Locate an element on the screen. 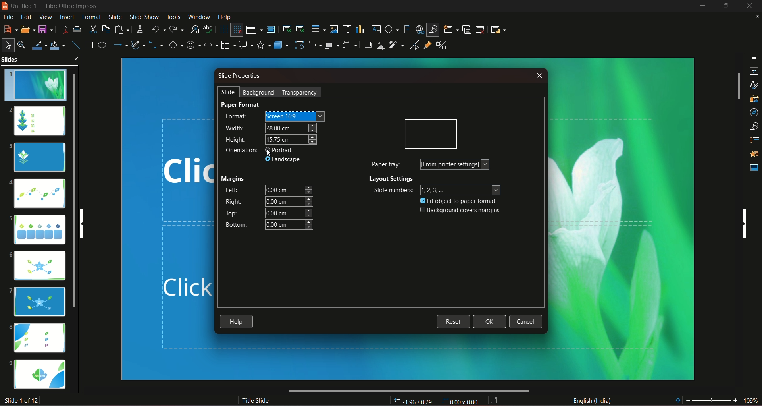 Image resolution: width=762 pixels, height=406 pixels. help is located at coordinates (237, 322).